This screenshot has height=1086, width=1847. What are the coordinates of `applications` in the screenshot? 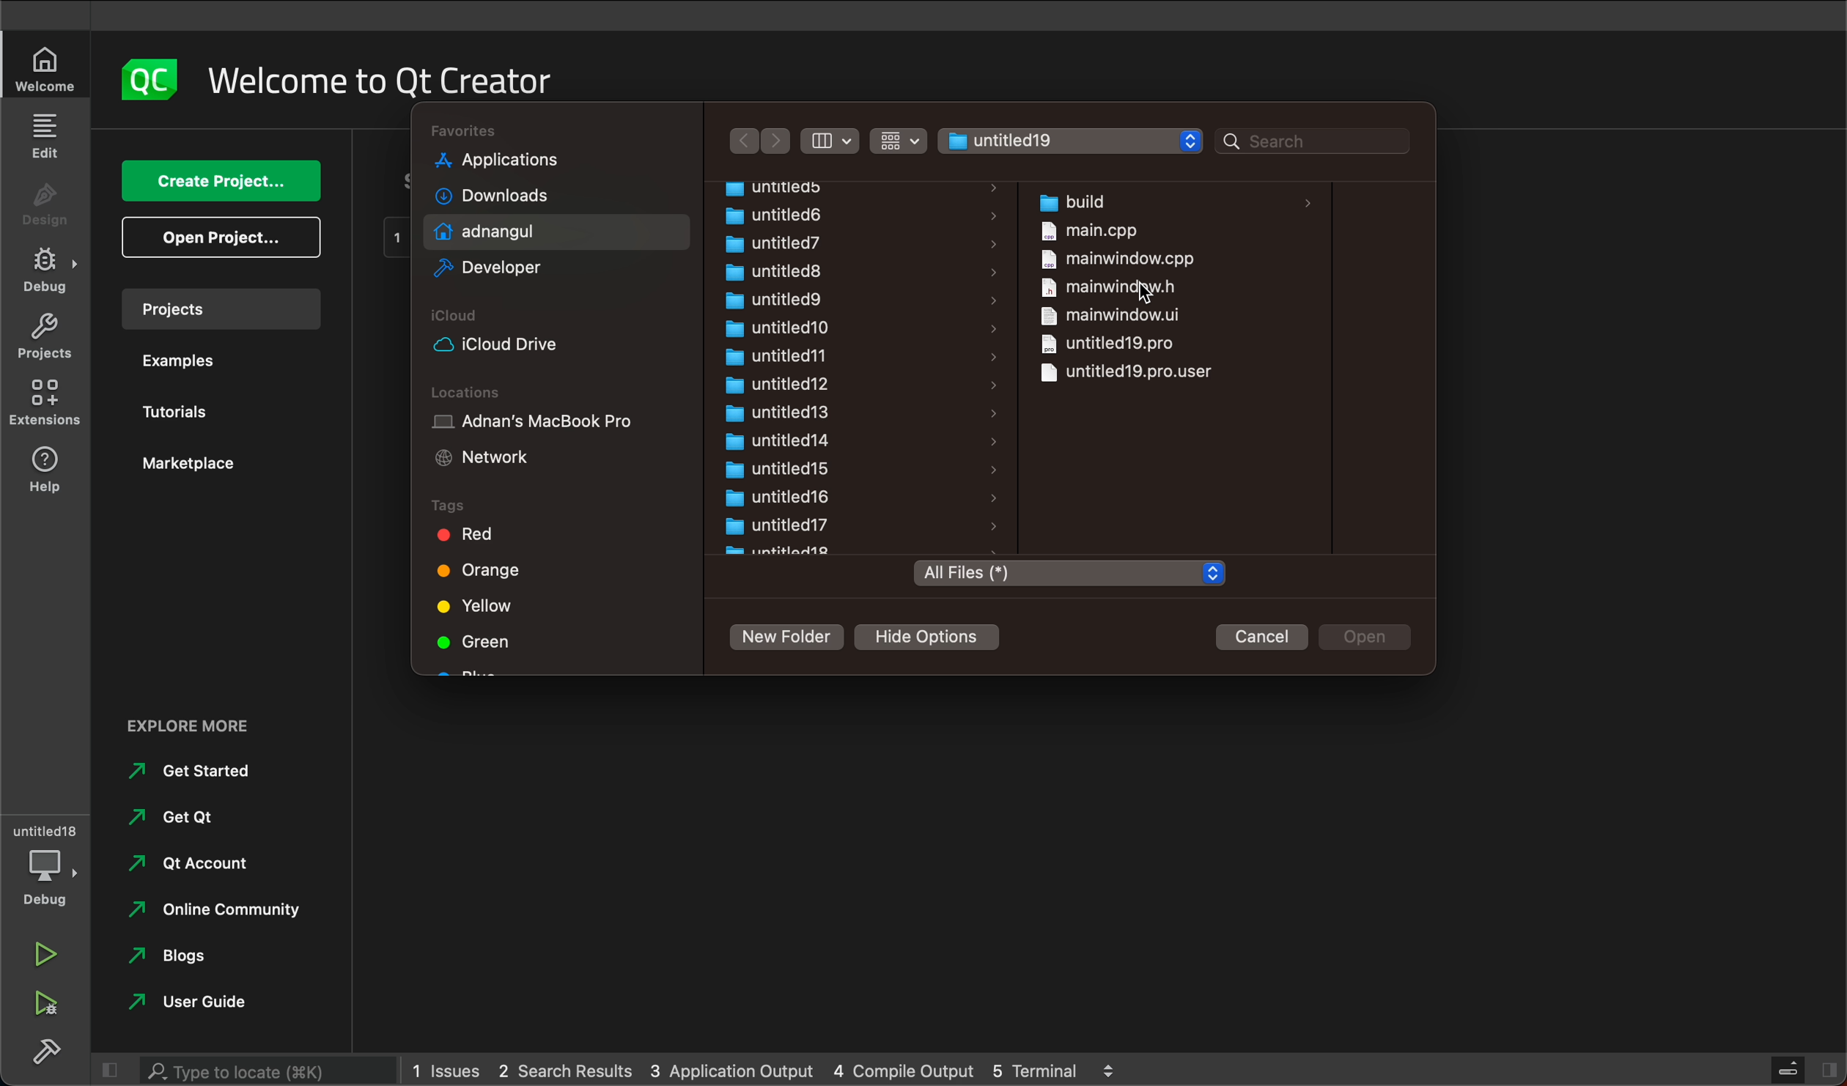 It's located at (523, 164).